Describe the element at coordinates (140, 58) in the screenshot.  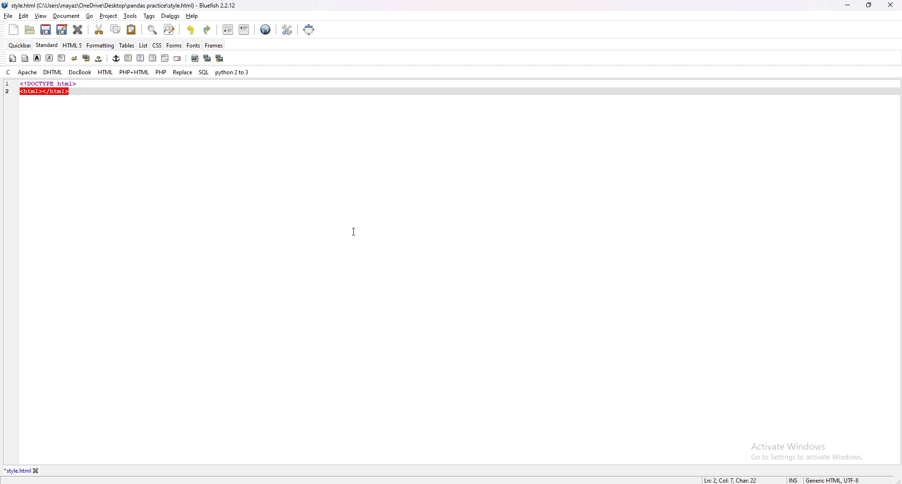
I see `center` at that location.